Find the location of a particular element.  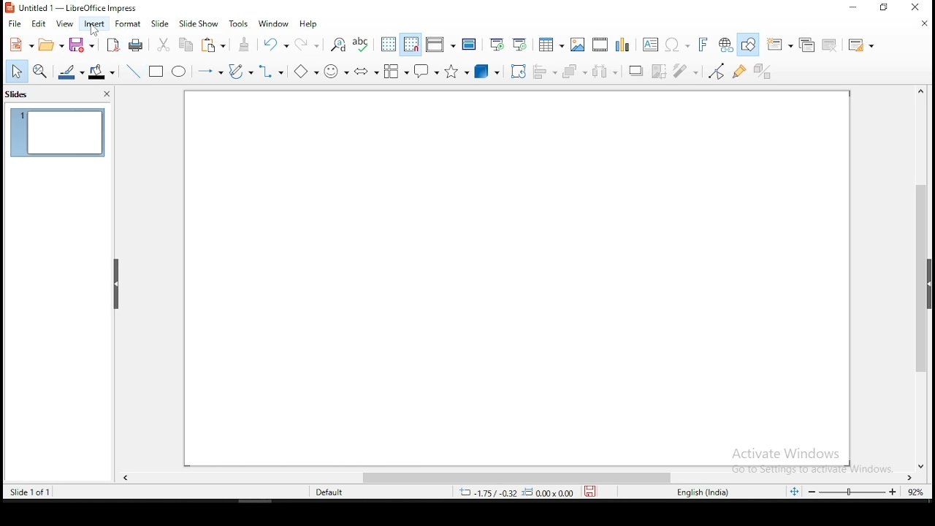

redo is located at coordinates (310, 45).